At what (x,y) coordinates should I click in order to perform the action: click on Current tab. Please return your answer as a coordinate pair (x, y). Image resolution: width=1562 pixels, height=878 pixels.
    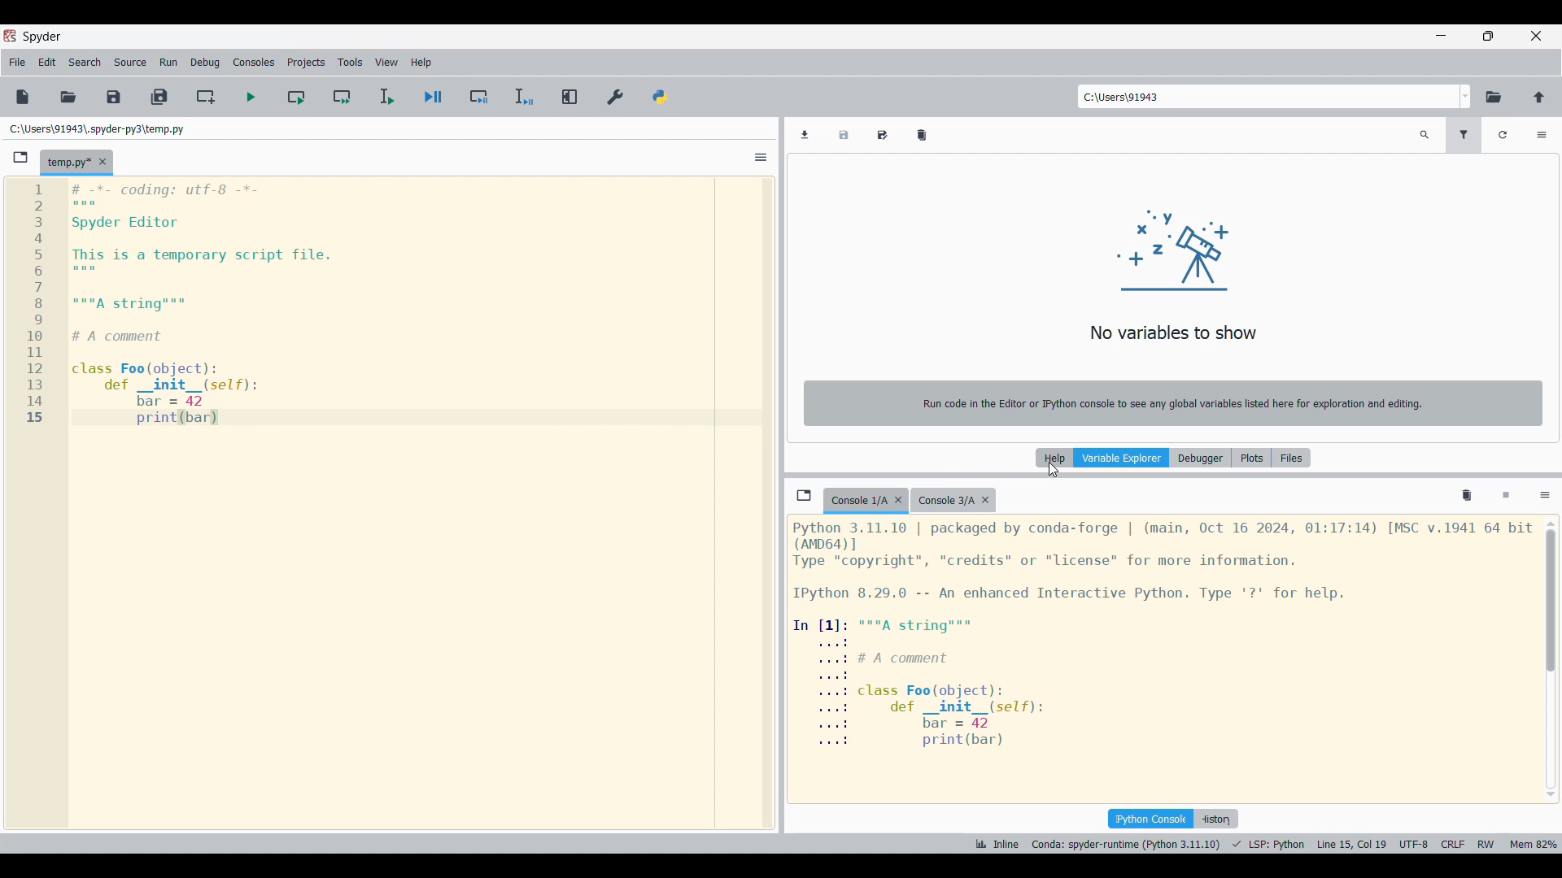
    Looking at the image, I should click on (67, 163).